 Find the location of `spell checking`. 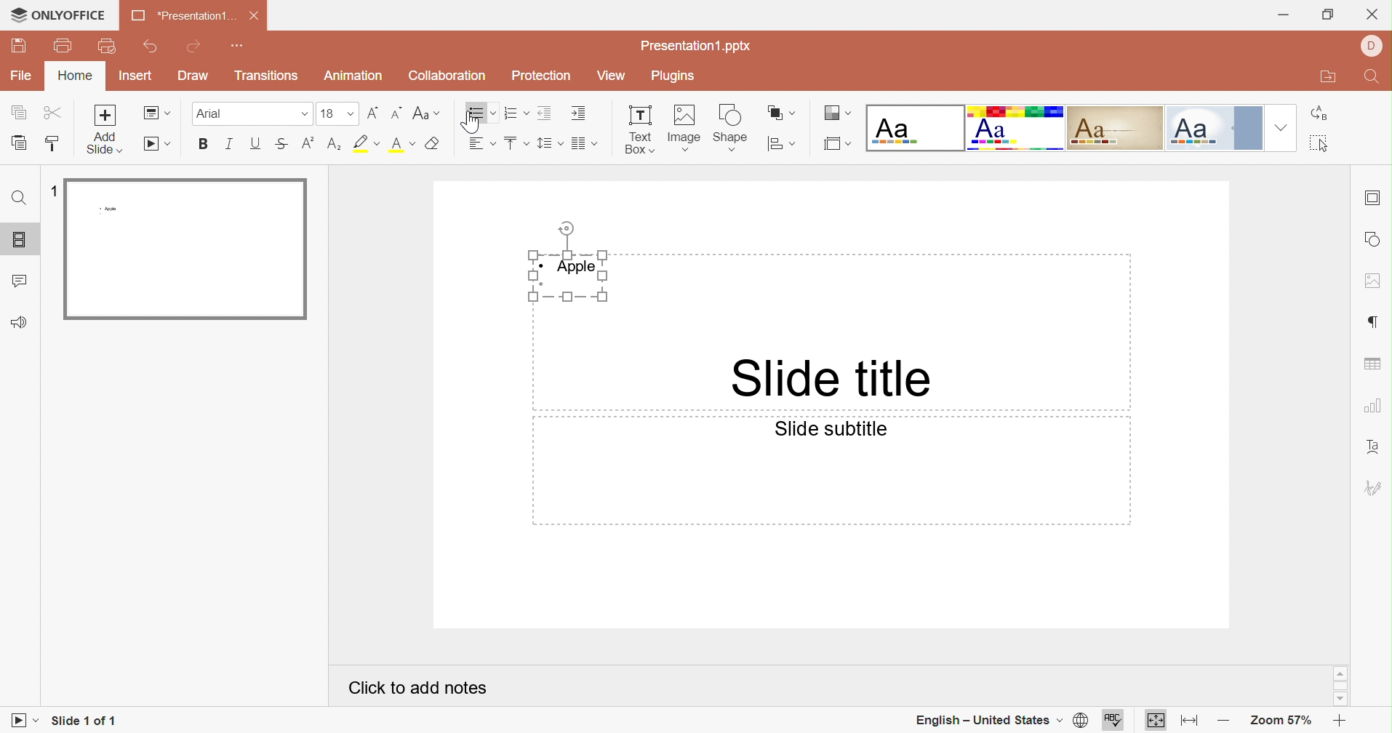

spell checking is located at coordinates (1118, 721).